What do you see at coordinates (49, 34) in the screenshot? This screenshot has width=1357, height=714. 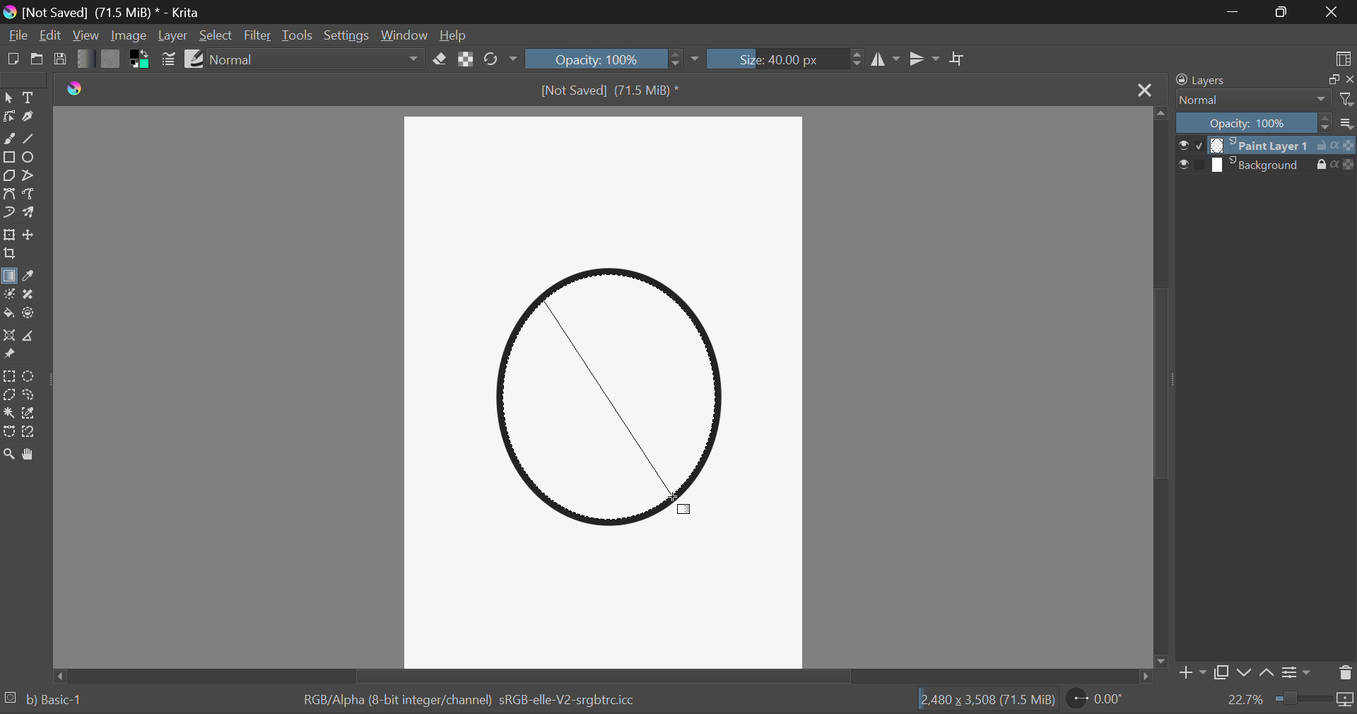 I see `Edit` at bounding box center [49, 34].